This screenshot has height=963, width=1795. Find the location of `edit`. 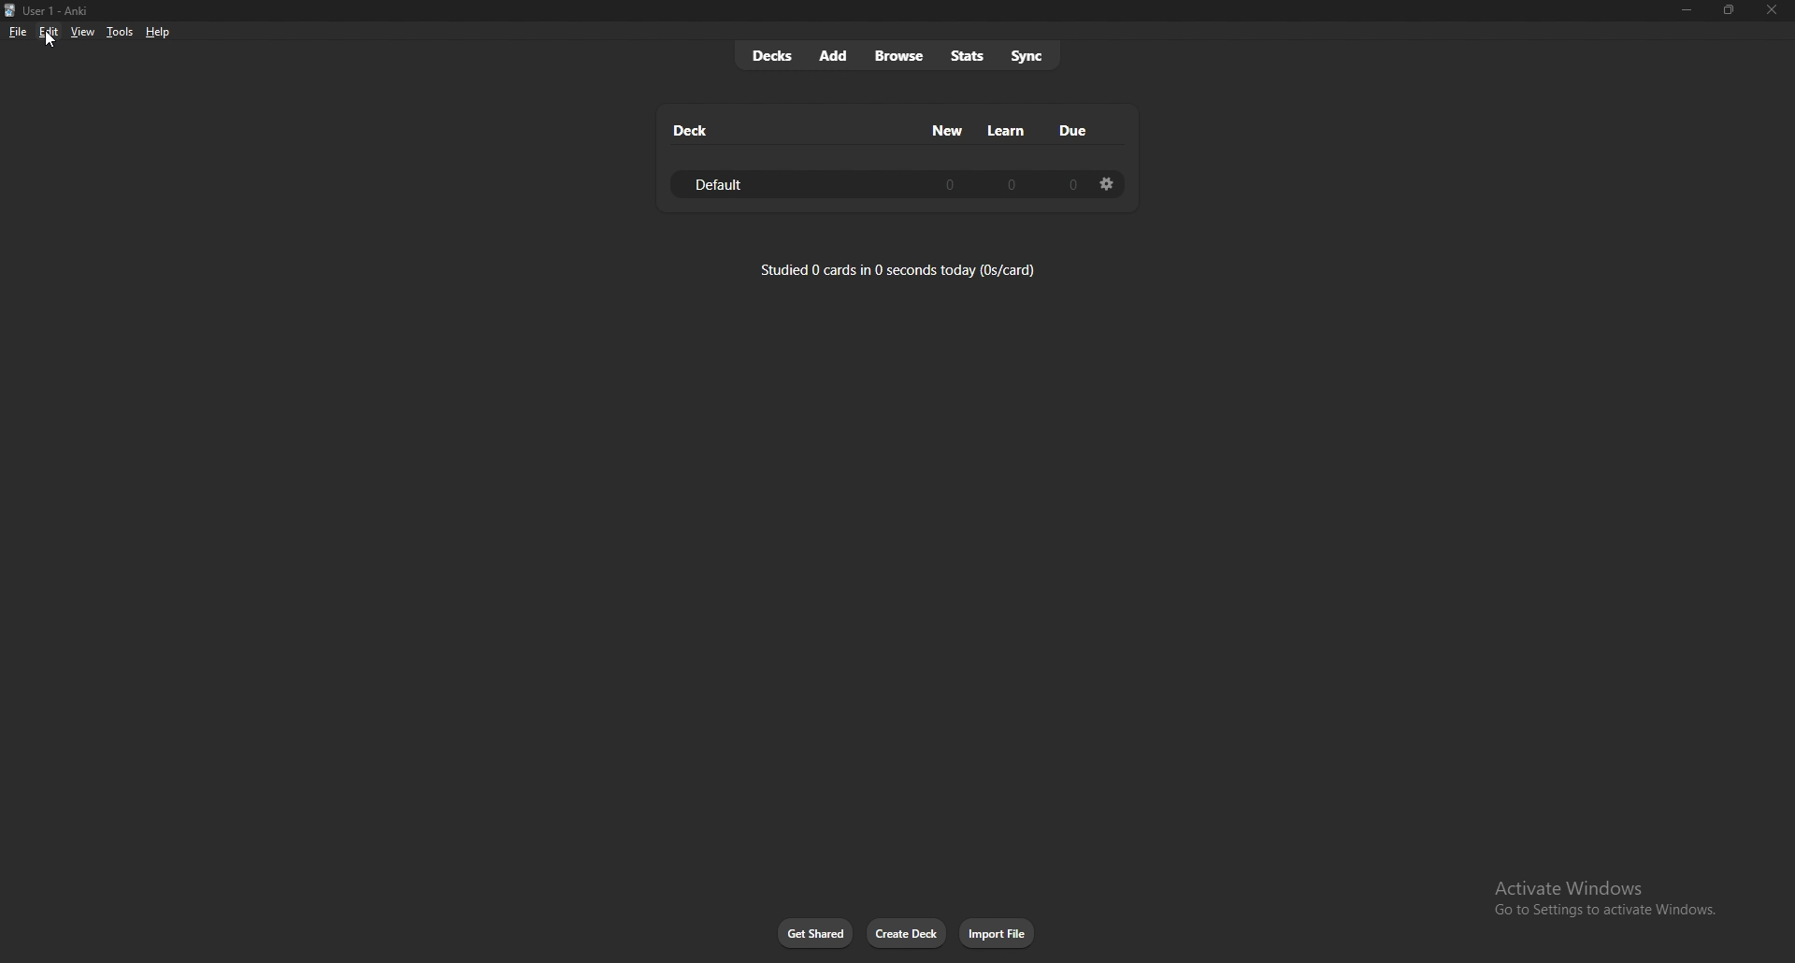

edit is located at coordinates (47, 32).